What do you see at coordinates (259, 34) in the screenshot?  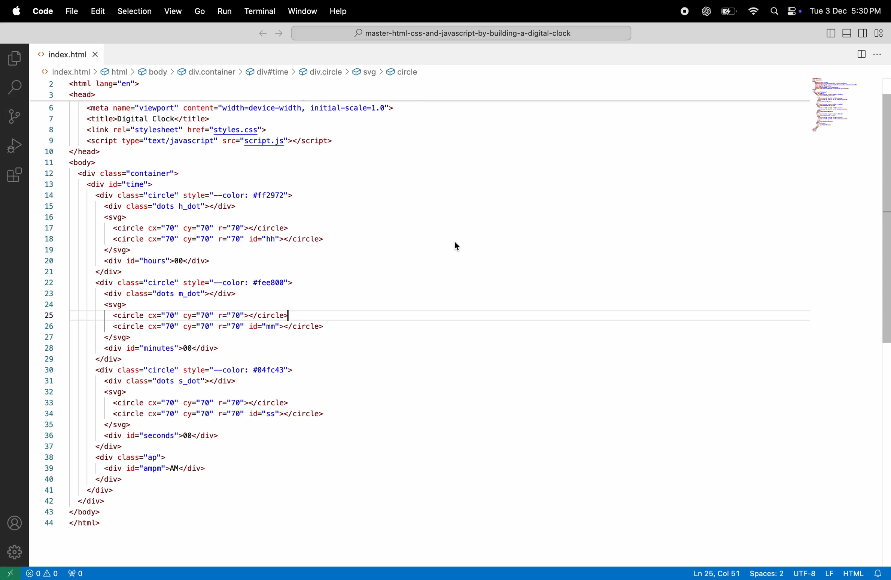 I see `forward` at bounding box center [259, 34].